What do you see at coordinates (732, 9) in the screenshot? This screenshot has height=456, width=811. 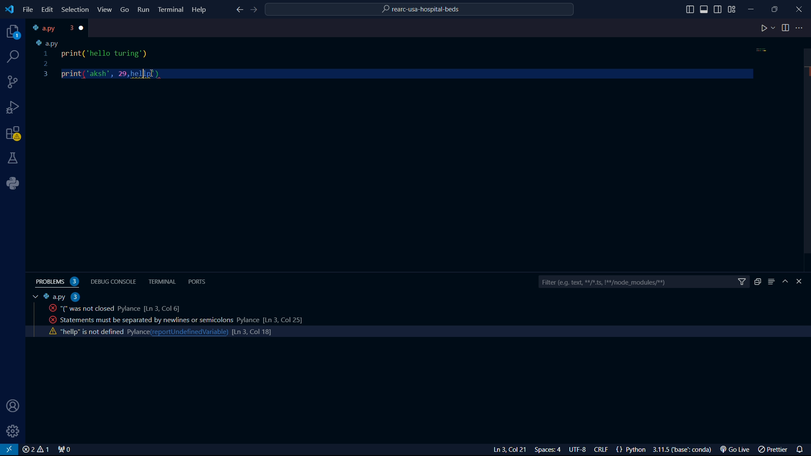 I see `grid view` at bounding box center [732, 9].